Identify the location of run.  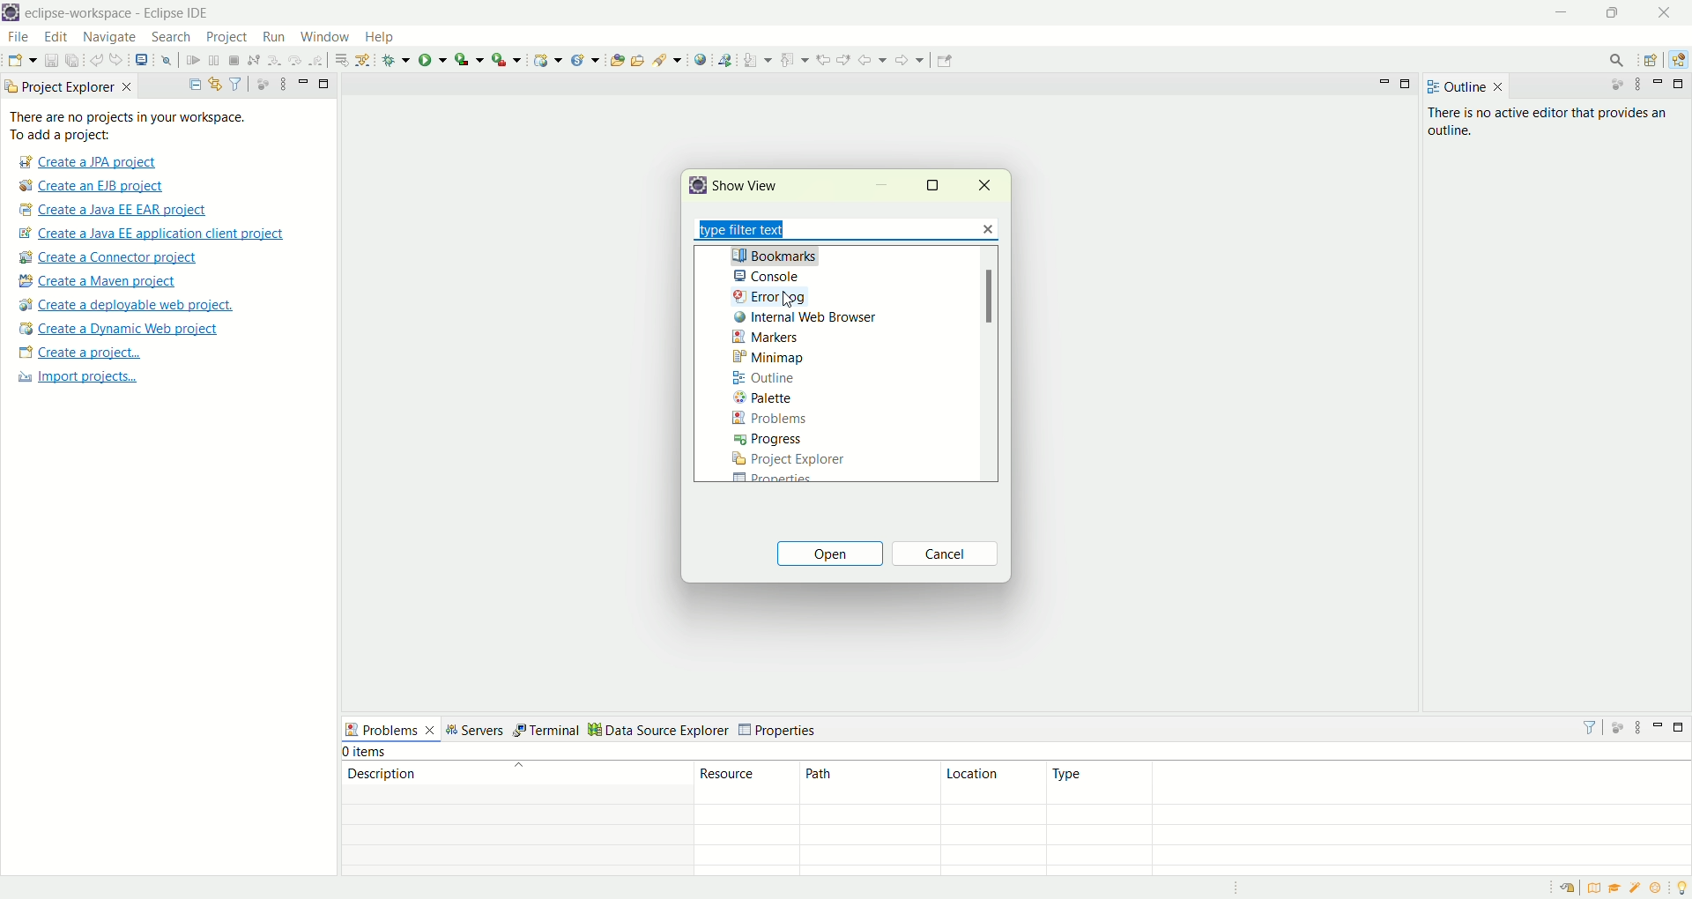
(434, 58).